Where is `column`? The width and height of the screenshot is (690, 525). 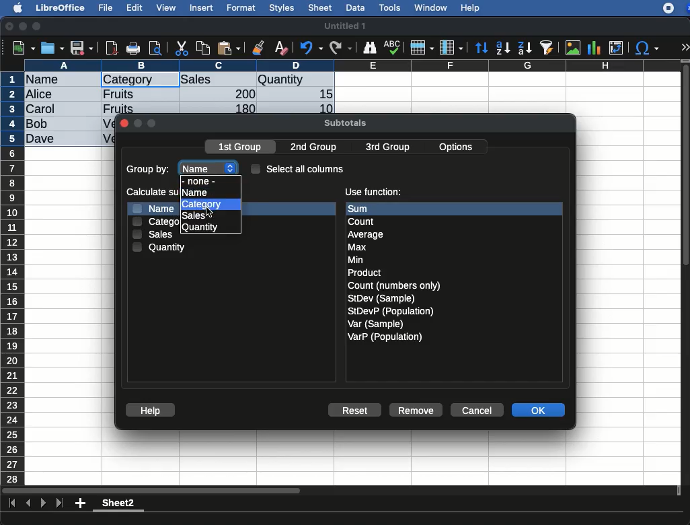
column is located at coordinates (353, 65).